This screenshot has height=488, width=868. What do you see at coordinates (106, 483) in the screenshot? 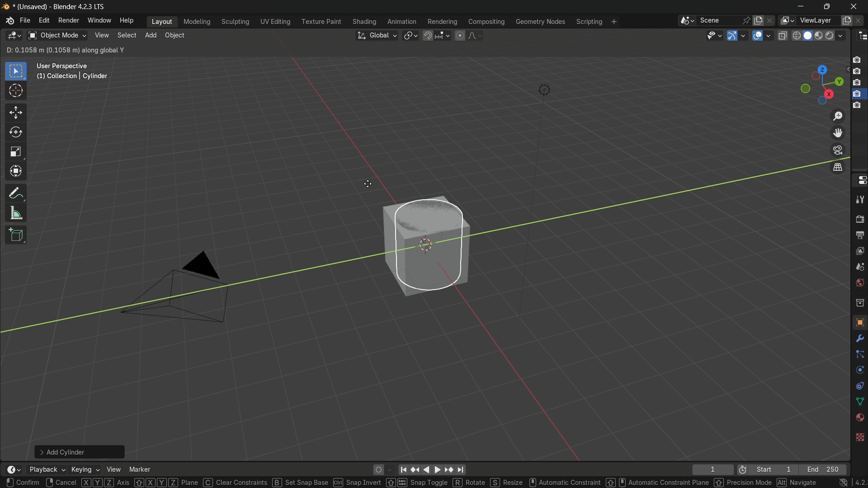
I see `axis` at bounding box center [106, 483].